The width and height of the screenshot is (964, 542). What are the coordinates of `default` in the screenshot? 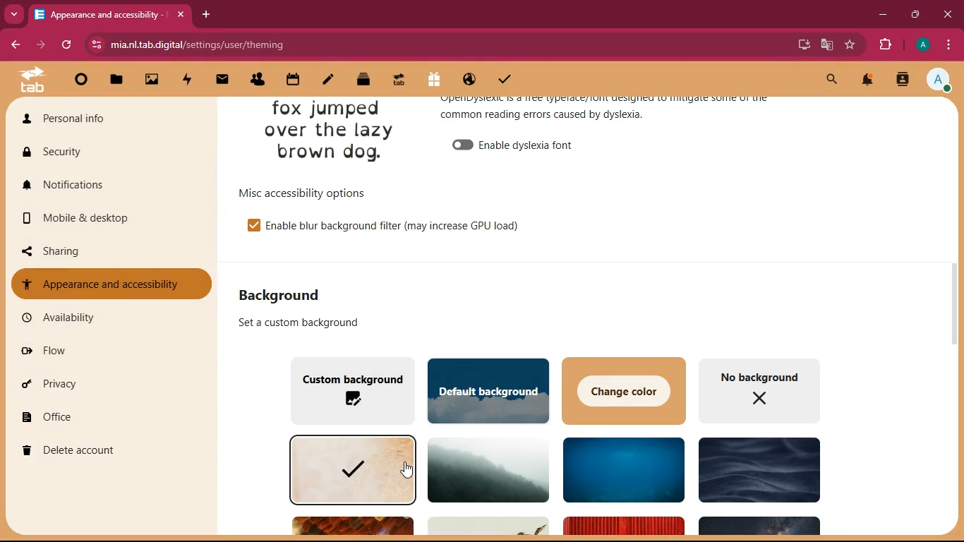 It's located at (486, 387).